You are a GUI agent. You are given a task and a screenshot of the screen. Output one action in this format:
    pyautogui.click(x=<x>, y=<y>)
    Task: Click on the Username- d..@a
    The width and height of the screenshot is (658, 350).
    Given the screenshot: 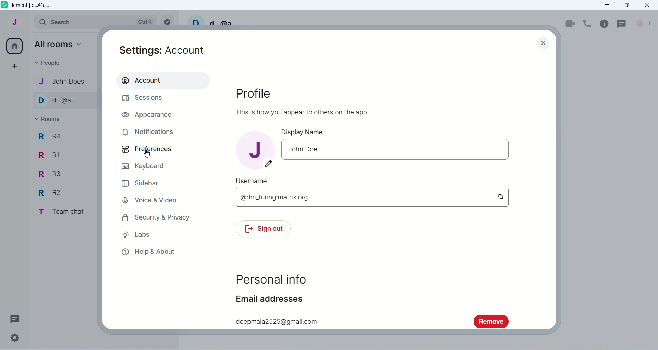 What is the action you would take?
    pyautogui.click(x=214, y=20)
    